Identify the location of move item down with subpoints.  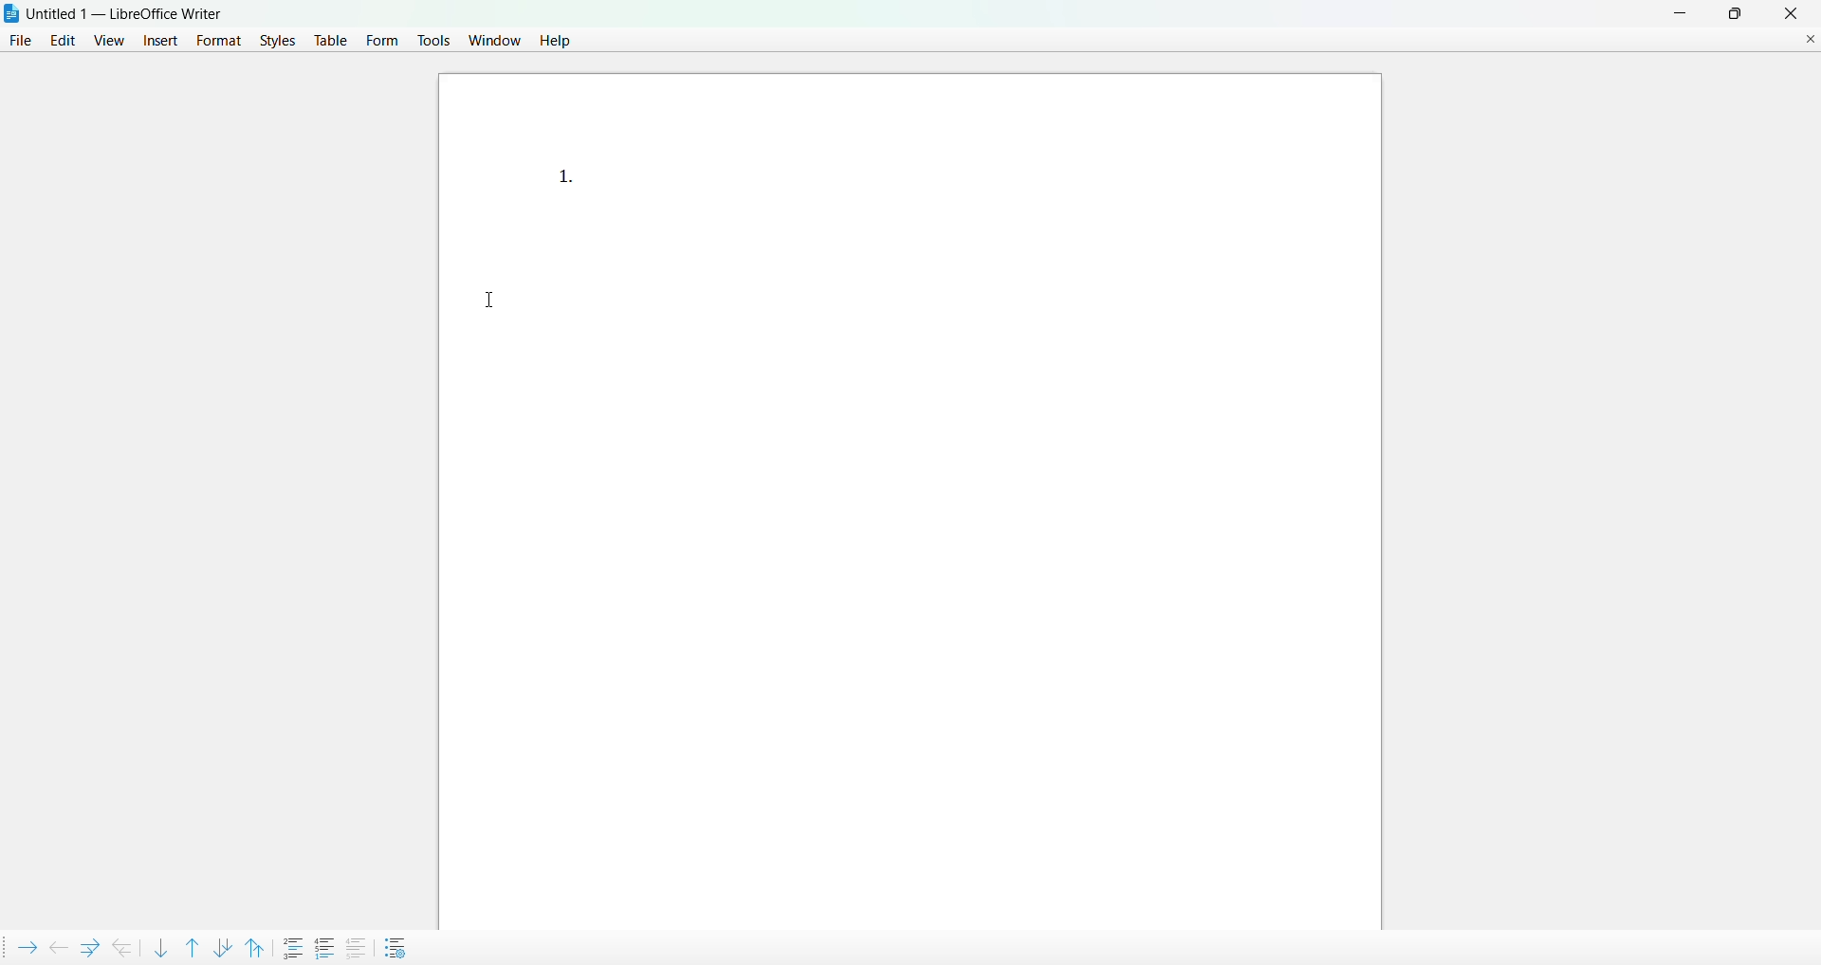
(223, 944).